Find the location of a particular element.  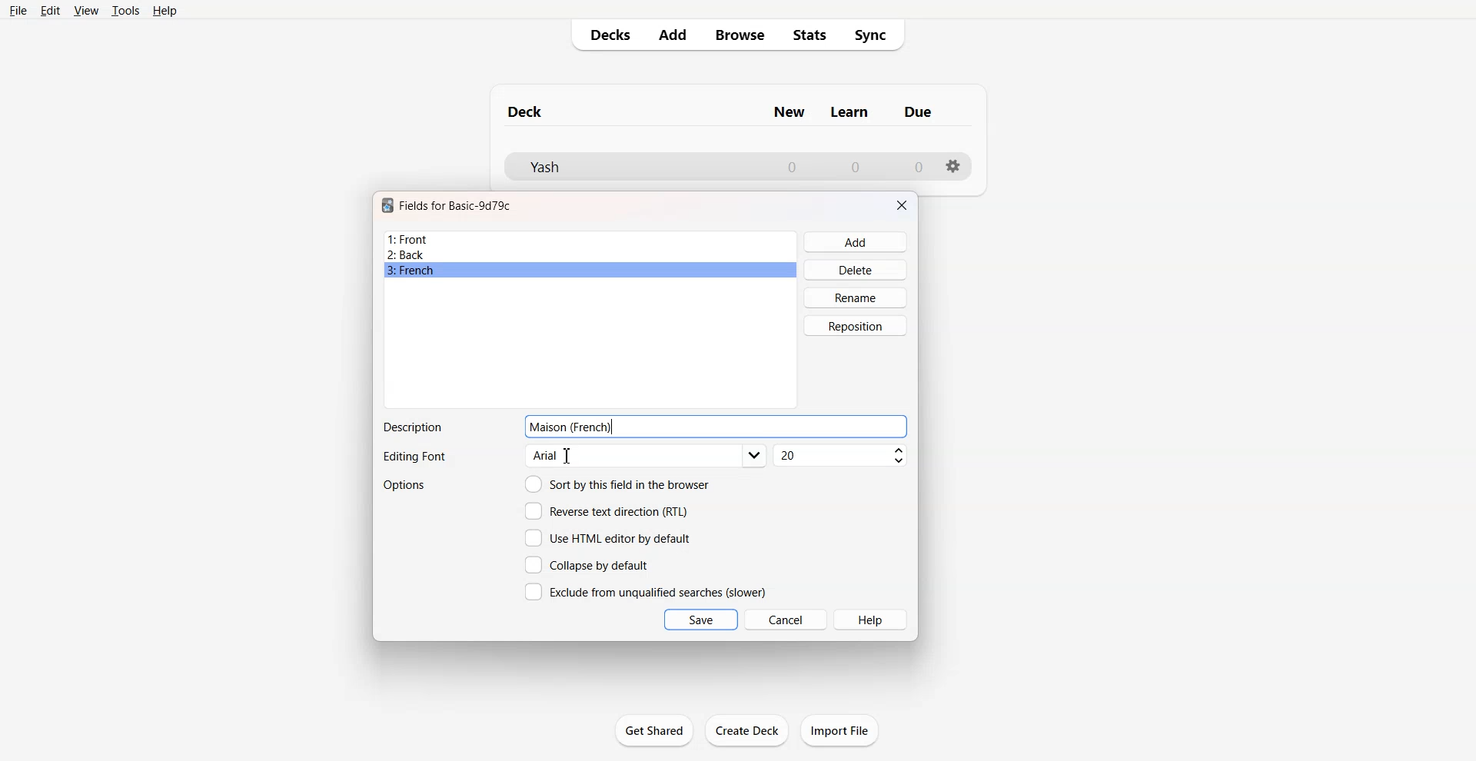

Column name is located at coordinates (849, 112).